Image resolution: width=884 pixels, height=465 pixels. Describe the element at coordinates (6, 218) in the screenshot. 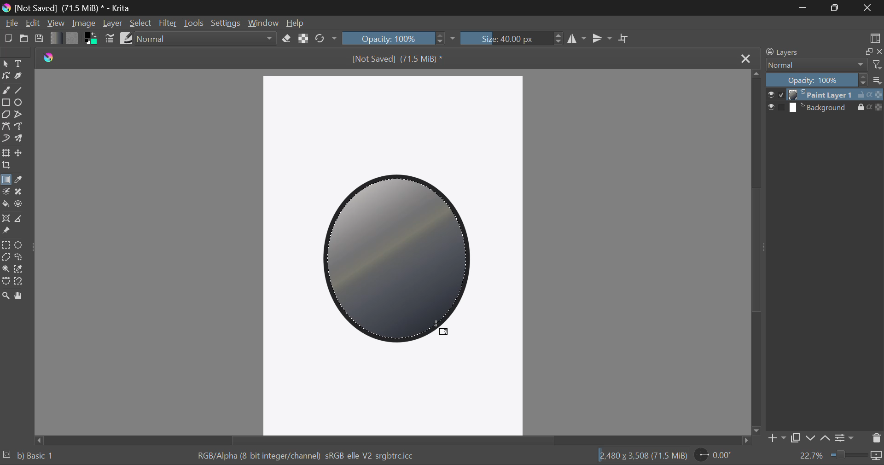

I see `Assistant Tool` at that location.